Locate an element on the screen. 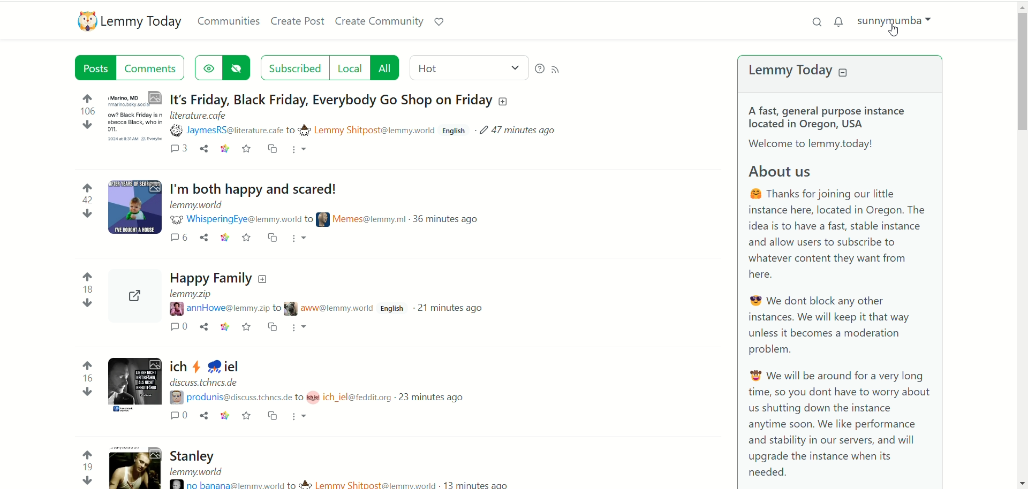 This screenshot has height=489, width=1028. lemmy today is located at coordinates (788, 71).